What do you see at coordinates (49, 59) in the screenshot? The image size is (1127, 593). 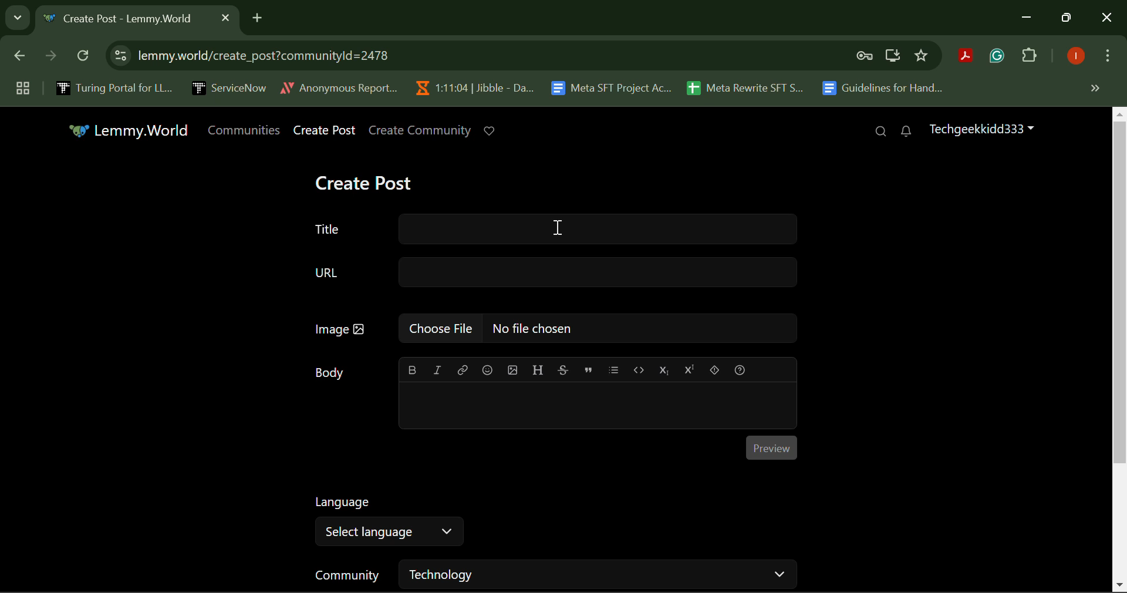 I see `Next Page ` at bounding box center [49, 59].